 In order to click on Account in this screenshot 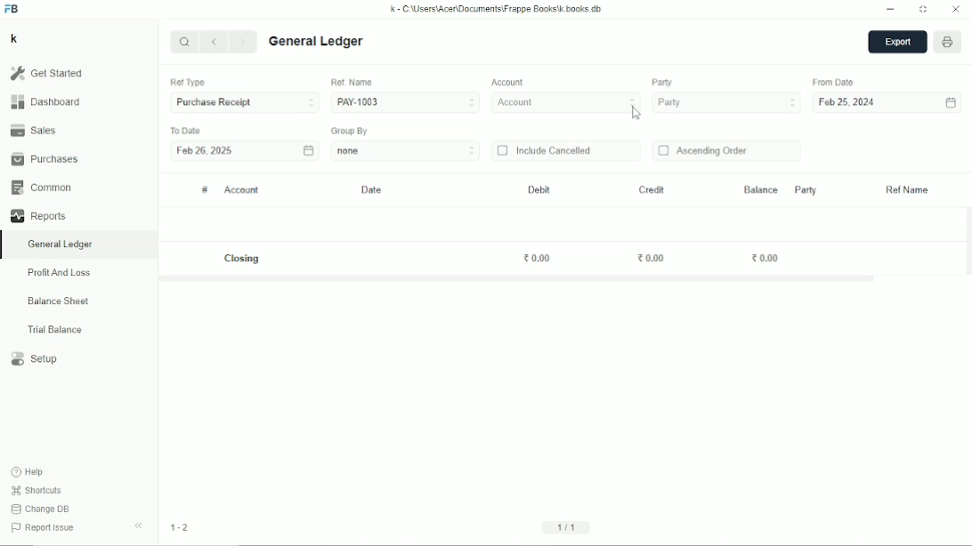, I will do `click(567, 103)`.